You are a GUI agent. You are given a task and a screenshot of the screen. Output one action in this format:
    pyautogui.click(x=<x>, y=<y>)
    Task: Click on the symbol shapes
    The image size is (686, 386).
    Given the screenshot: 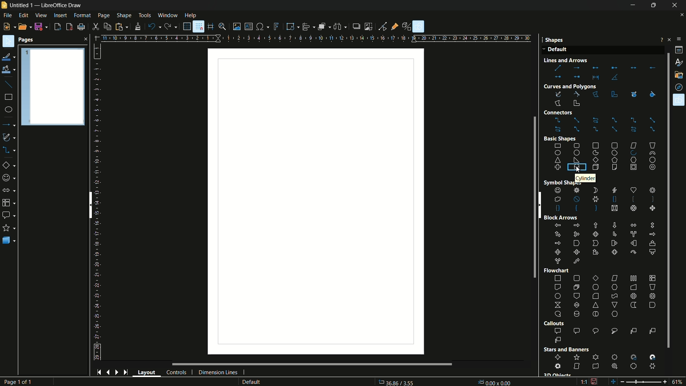 What is the action you would take?
    pyautogui.click(x=10, y=178)
    